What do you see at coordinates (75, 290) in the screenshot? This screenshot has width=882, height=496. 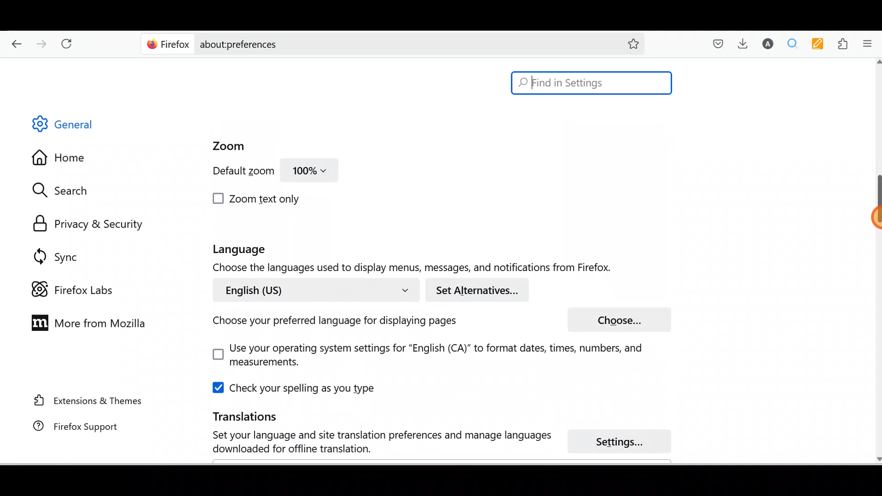 I see `Firefox labs` at bounding box center [75, 290].